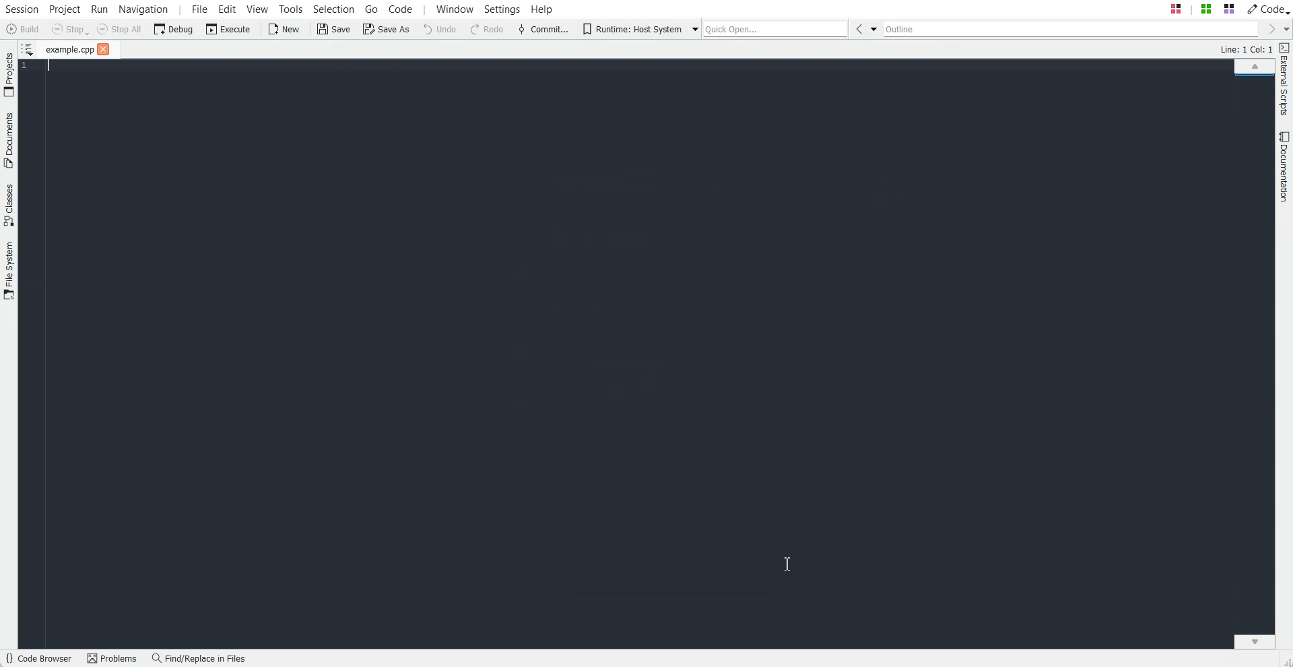  What do you see at coordinates (1285, 29) in the screenshot?
I see `Drop down box` at bounding box center [1285, 29].